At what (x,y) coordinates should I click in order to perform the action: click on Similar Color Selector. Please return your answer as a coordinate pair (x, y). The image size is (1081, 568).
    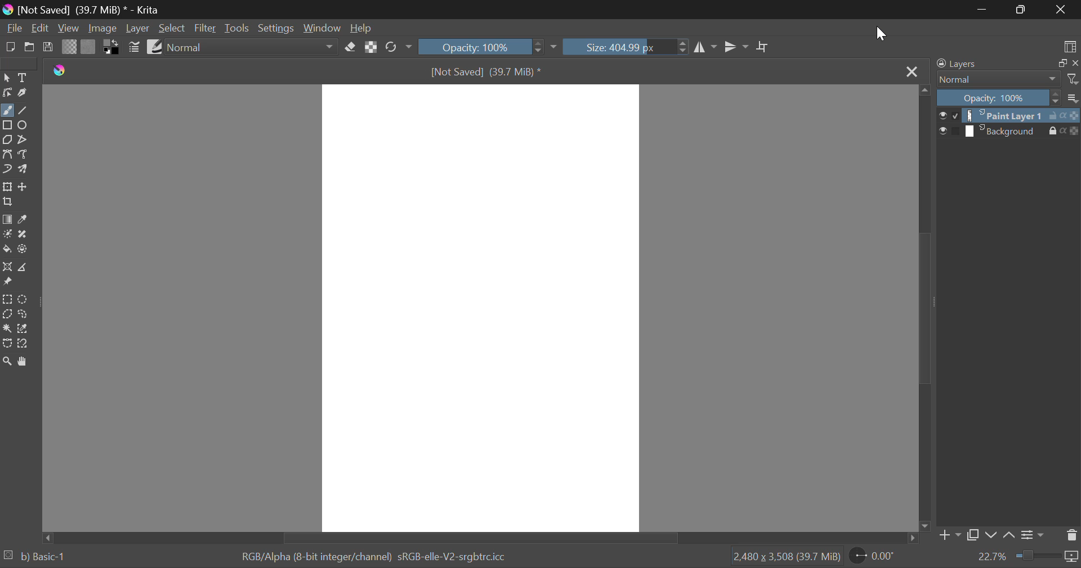
    Looking at the image, I should click on (24, 330).